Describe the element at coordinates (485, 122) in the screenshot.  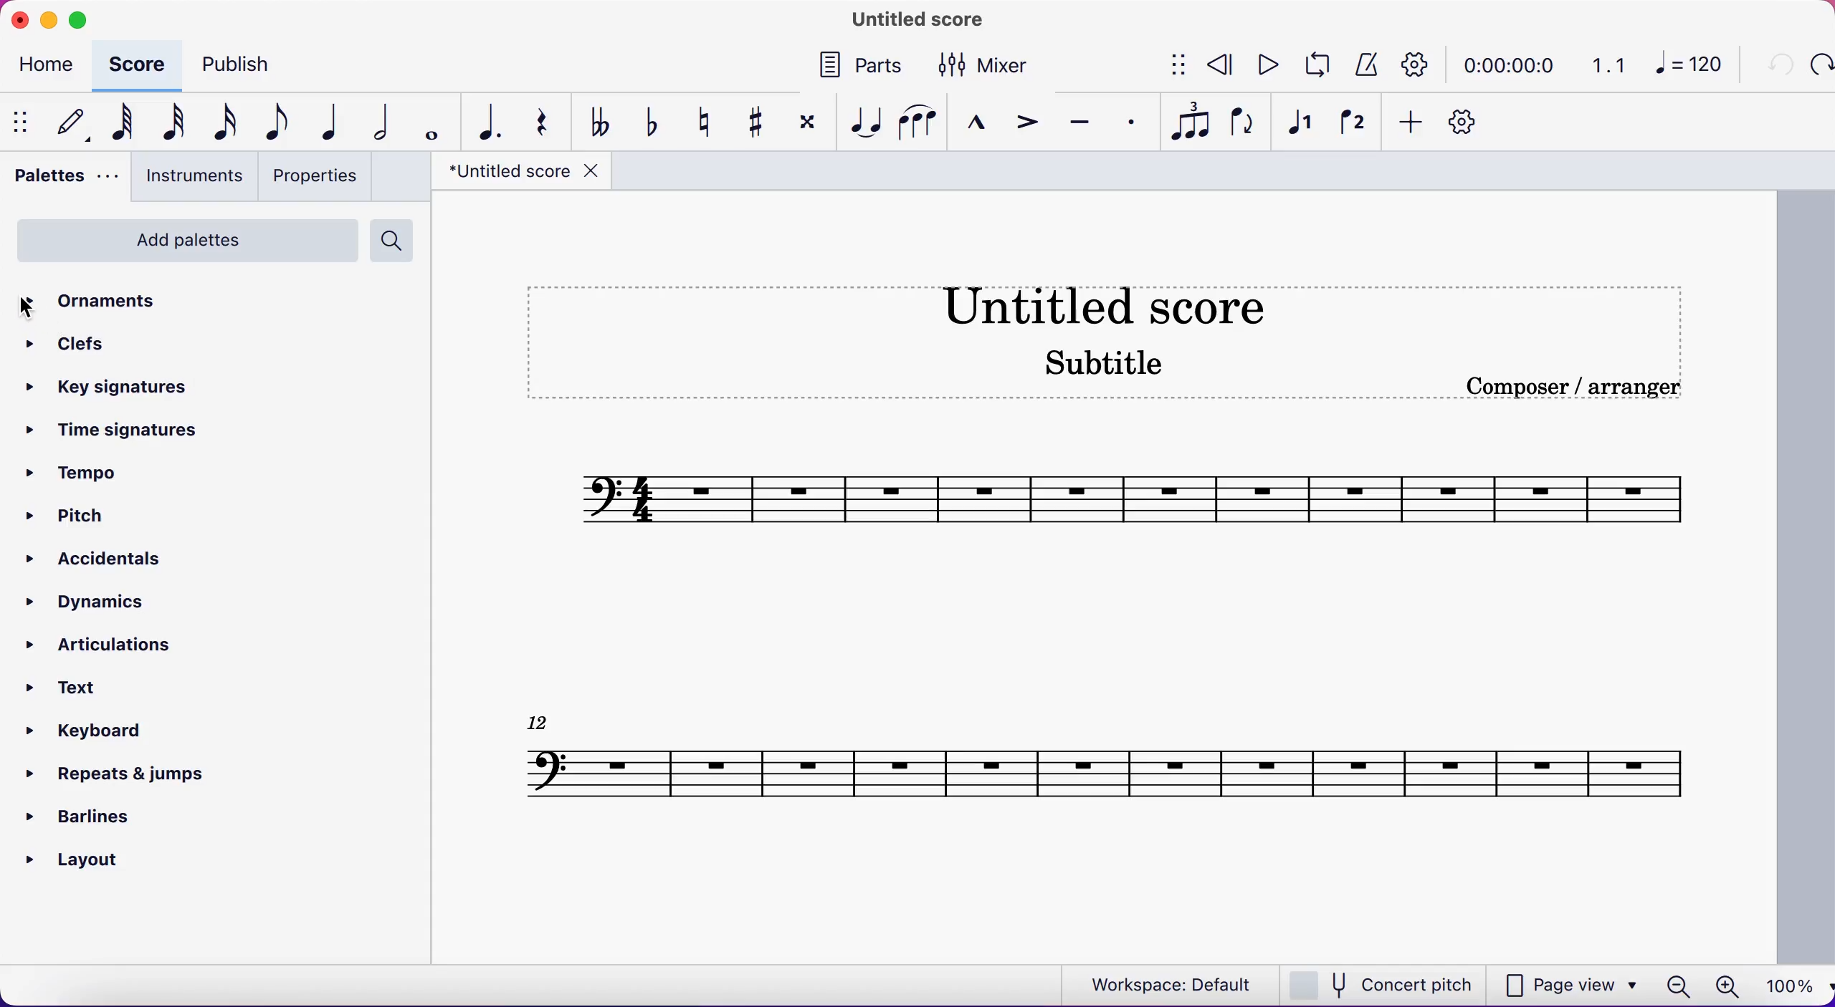
I see `augmentation dot` at that location.